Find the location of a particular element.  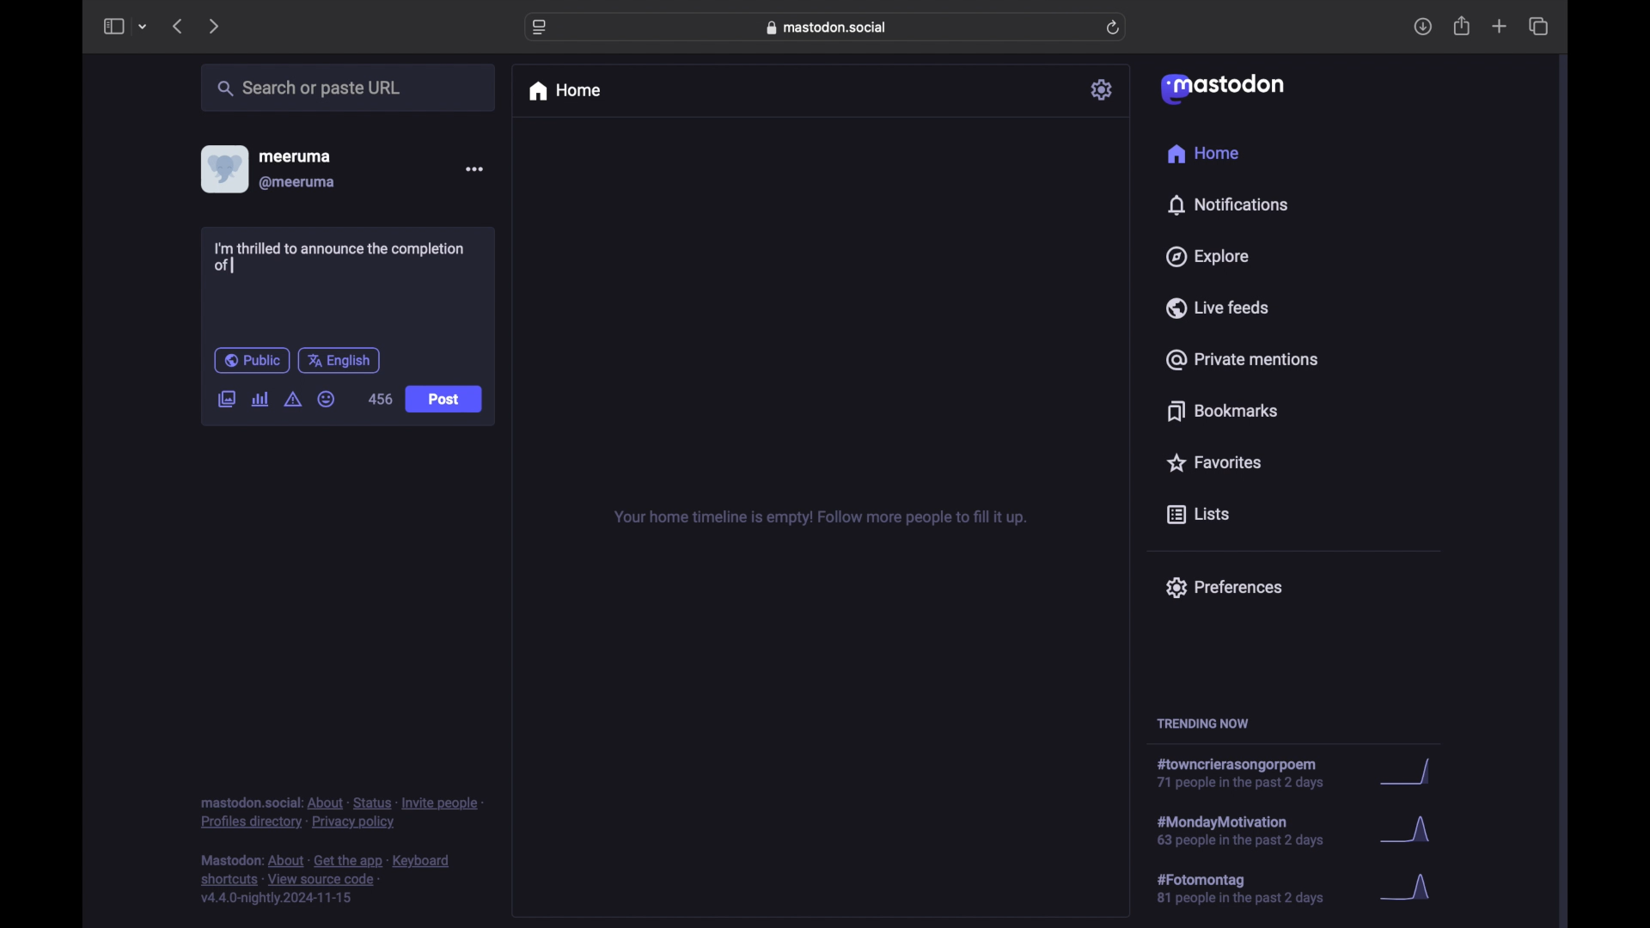

footnote is located at coordinates (326, 880).